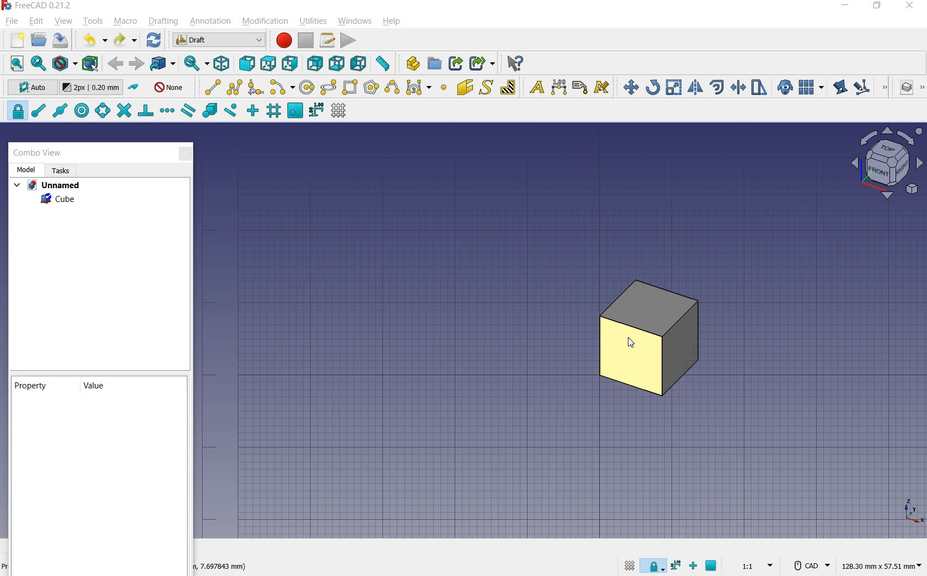 The height and width of the screenshot is (576, 927). What do you see at coordinates (83, 110) in the screenshot?
I see `snap center` at bounding box center [83, 110].